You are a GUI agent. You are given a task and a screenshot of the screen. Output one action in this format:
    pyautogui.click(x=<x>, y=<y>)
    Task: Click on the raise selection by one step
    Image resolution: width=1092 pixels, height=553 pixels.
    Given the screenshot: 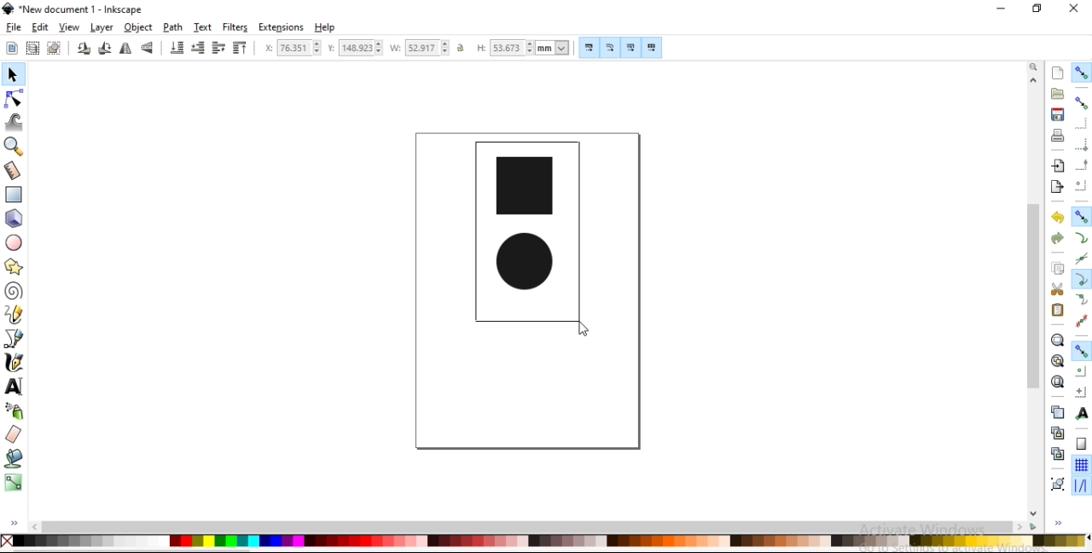 What is the action you would take?
    pyautogui.click(x=219, y=50)
    